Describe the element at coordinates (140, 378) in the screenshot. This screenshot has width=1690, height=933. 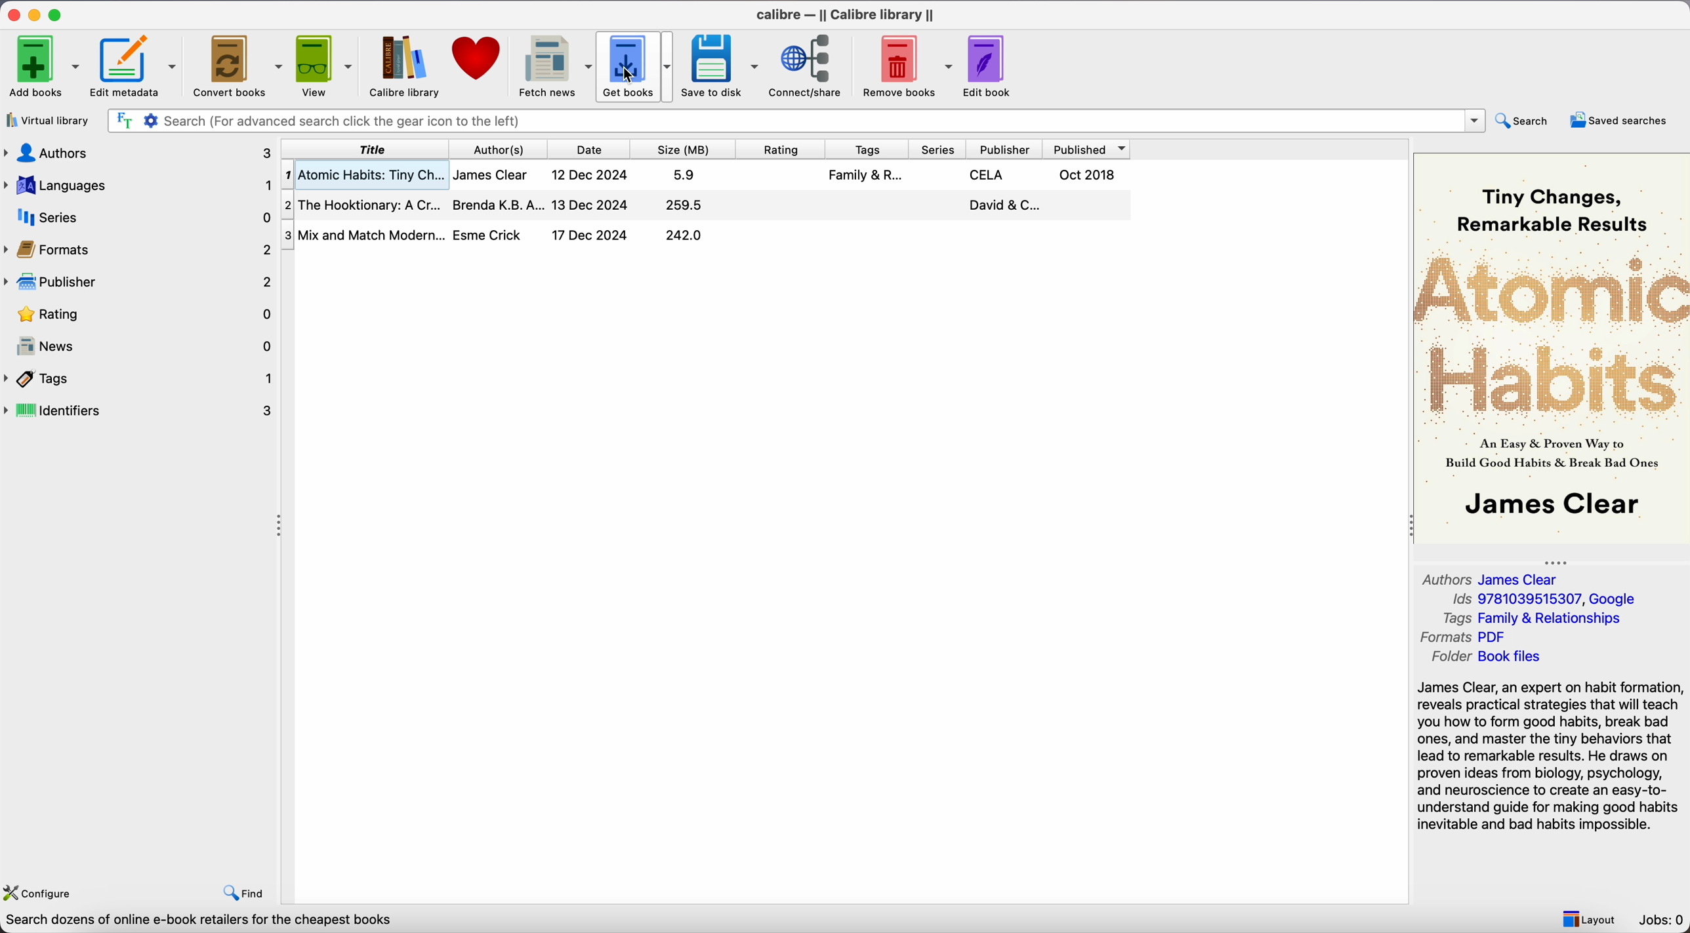
I see `tags` at that location.